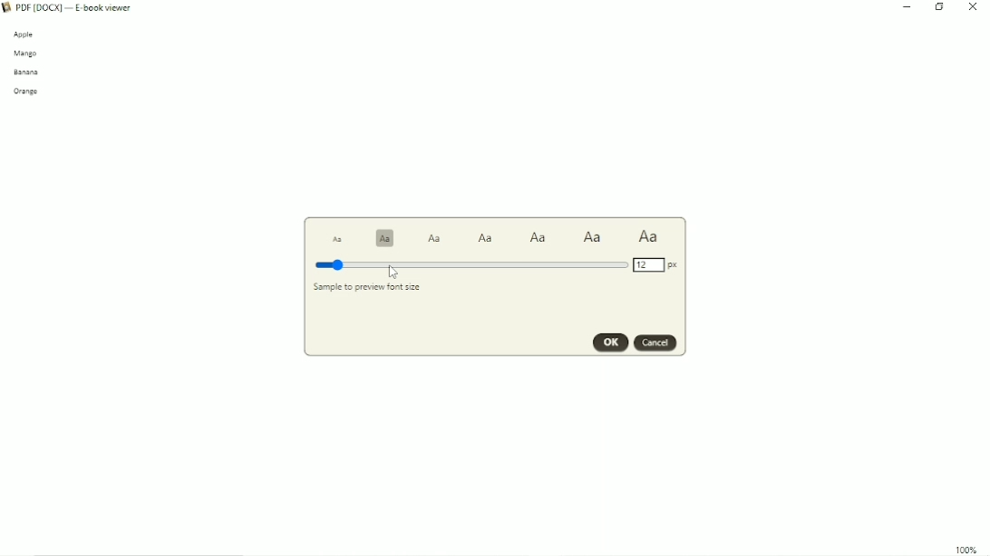 The image size is (990, 556). What do you see at coordinates (28, 91) in the screenshot?
I see `orange` at bounding box center [28, 91].